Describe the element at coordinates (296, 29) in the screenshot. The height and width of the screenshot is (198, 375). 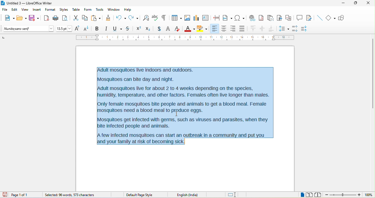
I see `increase paragraph spacing` at that location.